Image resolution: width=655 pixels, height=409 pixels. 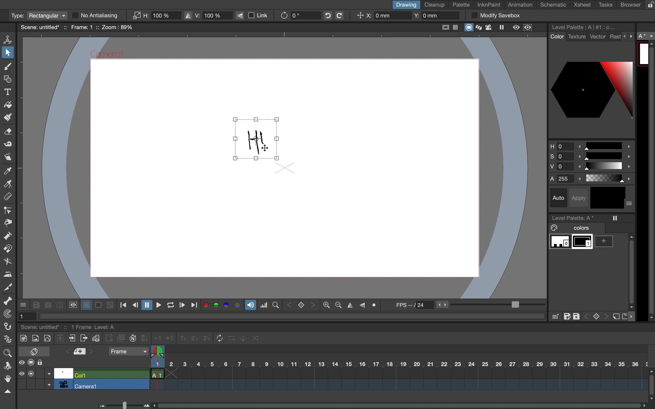 What do you see at coordinates (631, 270) in the screenshot?
I see `vertical scroll bar sidebar` at bounding box center [631, 270].